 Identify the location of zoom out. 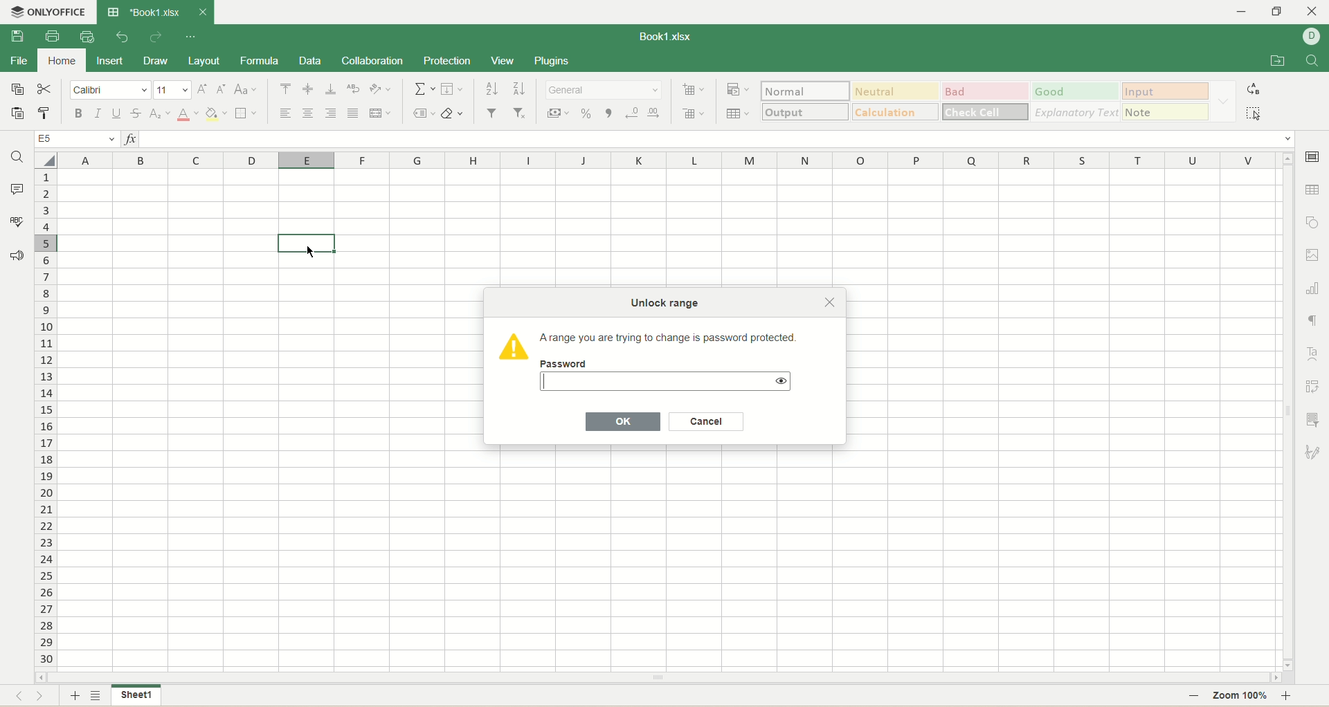
(1195, 697).